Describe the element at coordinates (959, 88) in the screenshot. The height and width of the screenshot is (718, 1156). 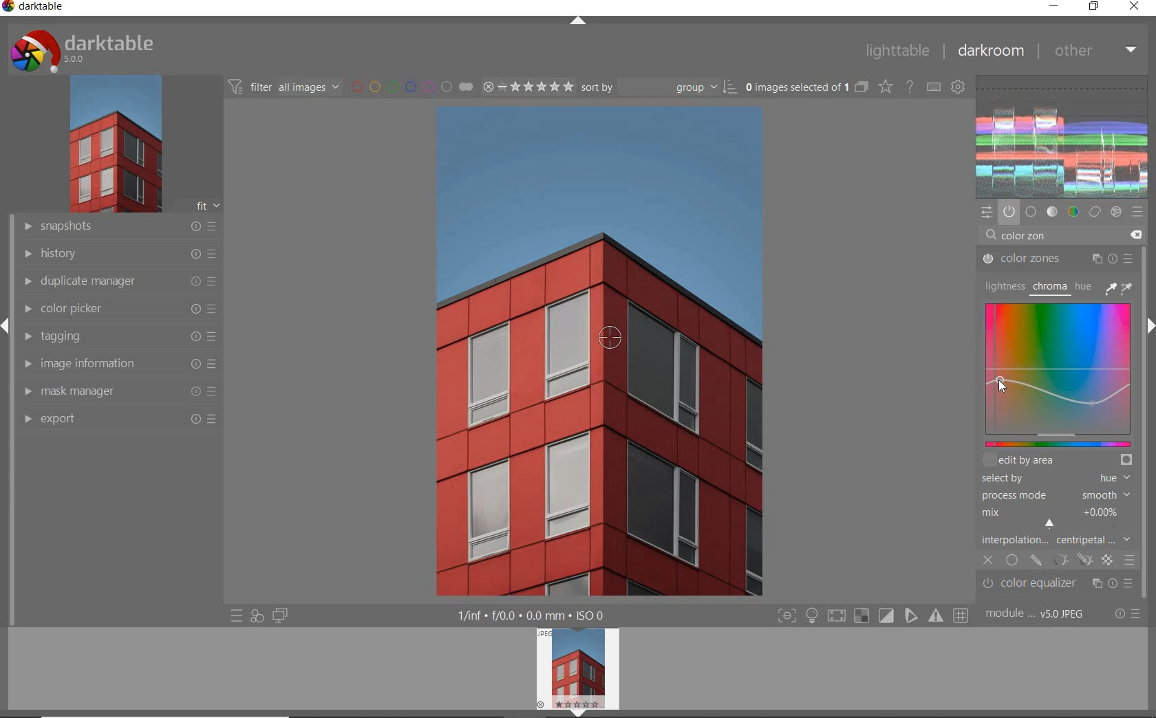
I see `show global preferences` at that location.